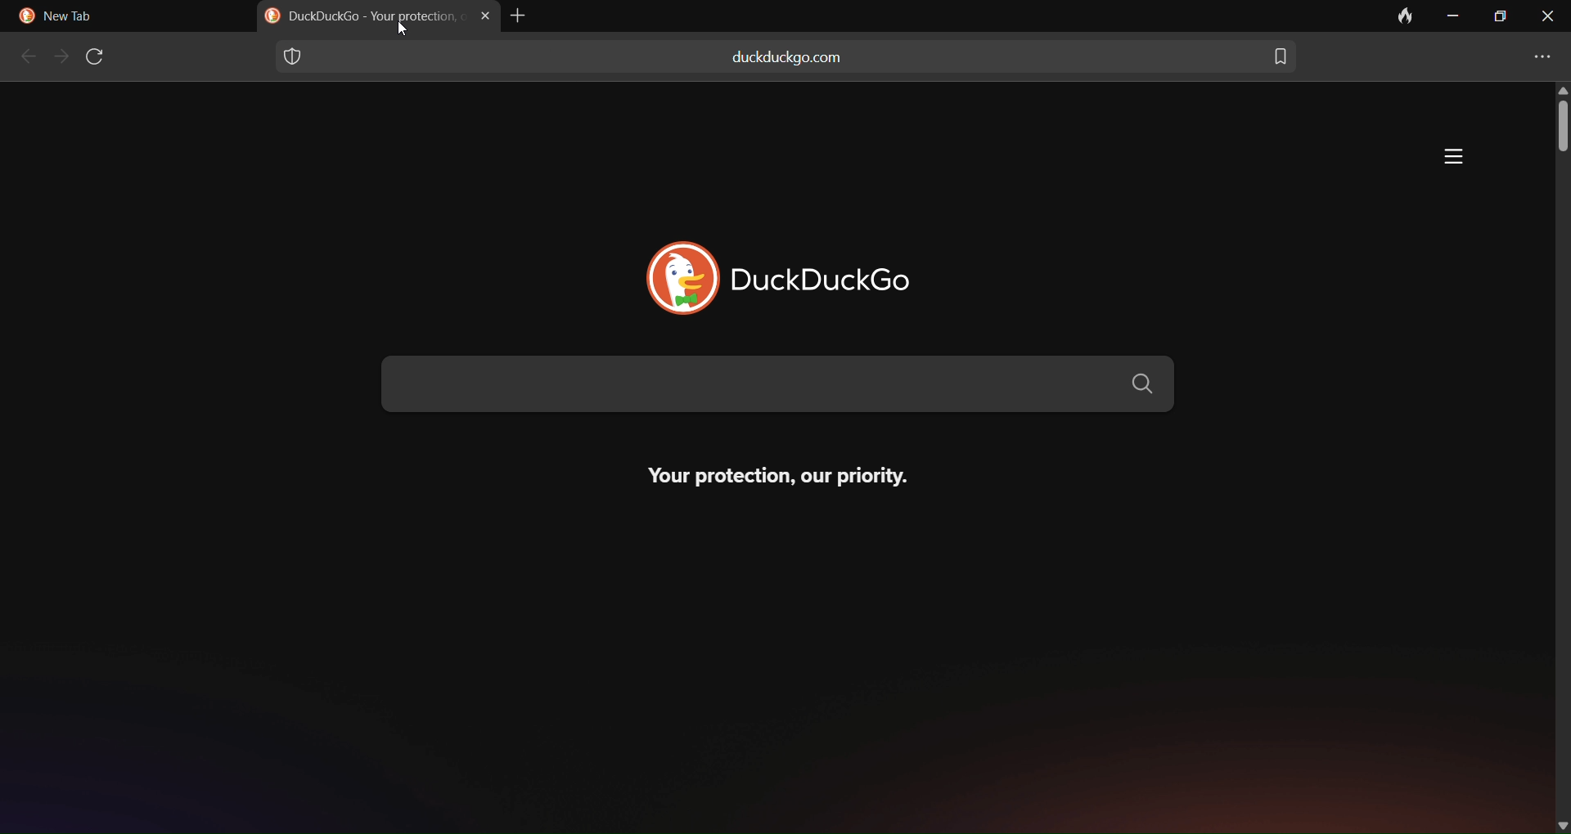  Describe the element at coordinates (790, 484) in the screenshot. I see `Your protection, our priority.` at that location.